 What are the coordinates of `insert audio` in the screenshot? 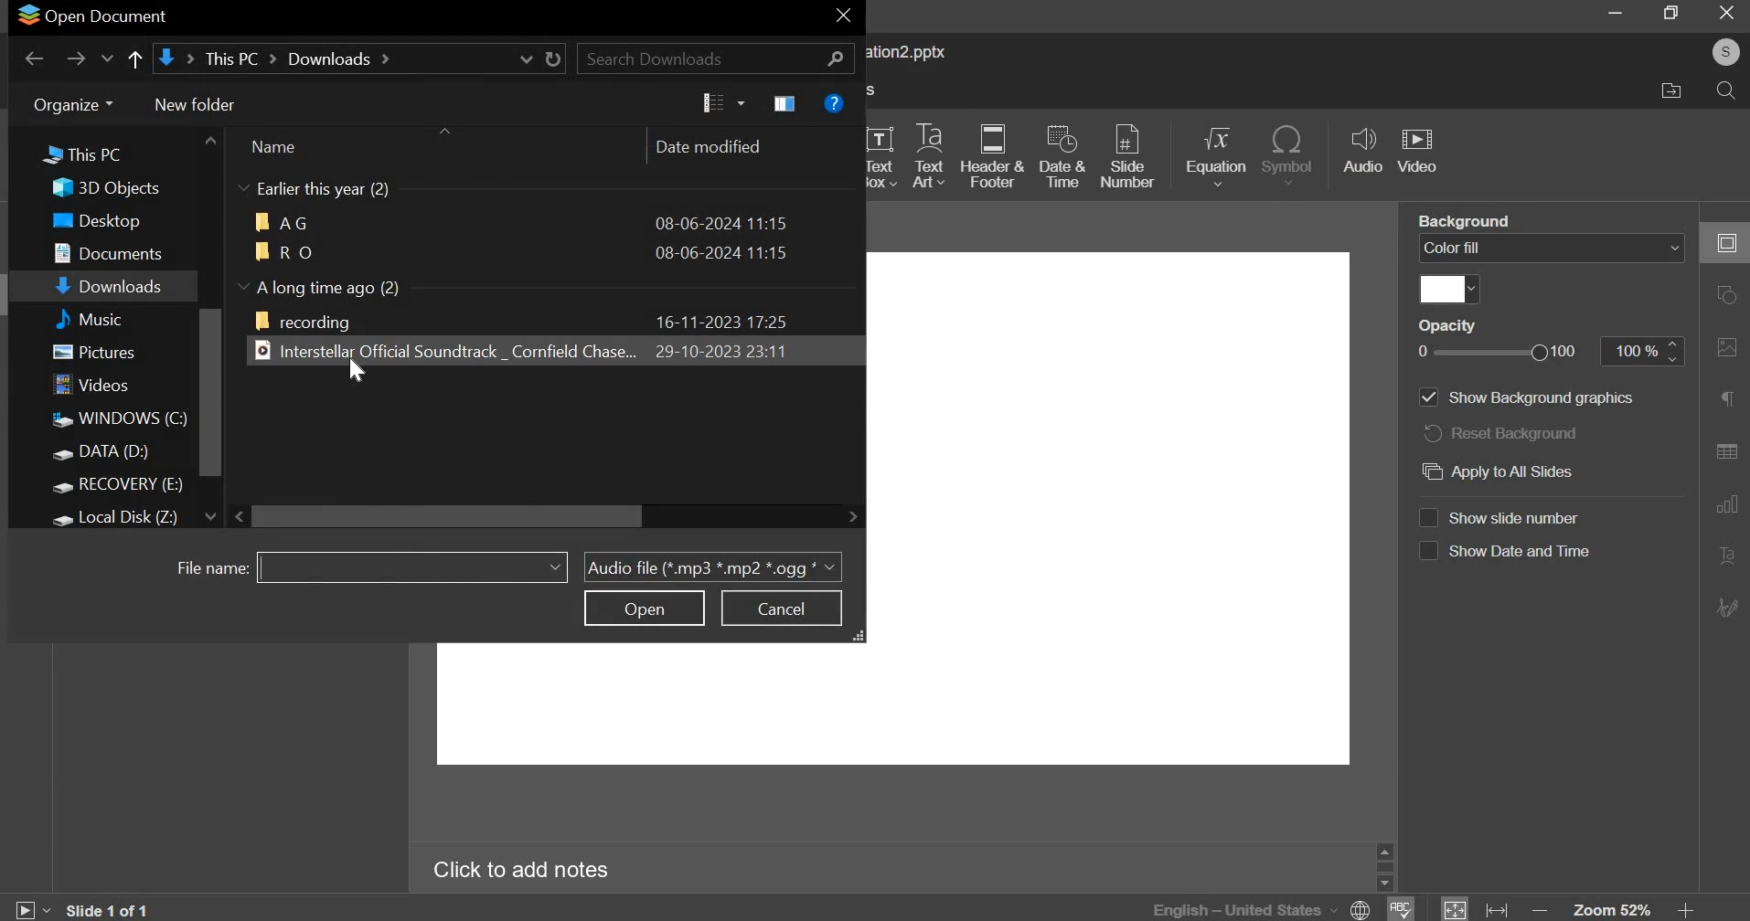 It's located at (1364, 153).